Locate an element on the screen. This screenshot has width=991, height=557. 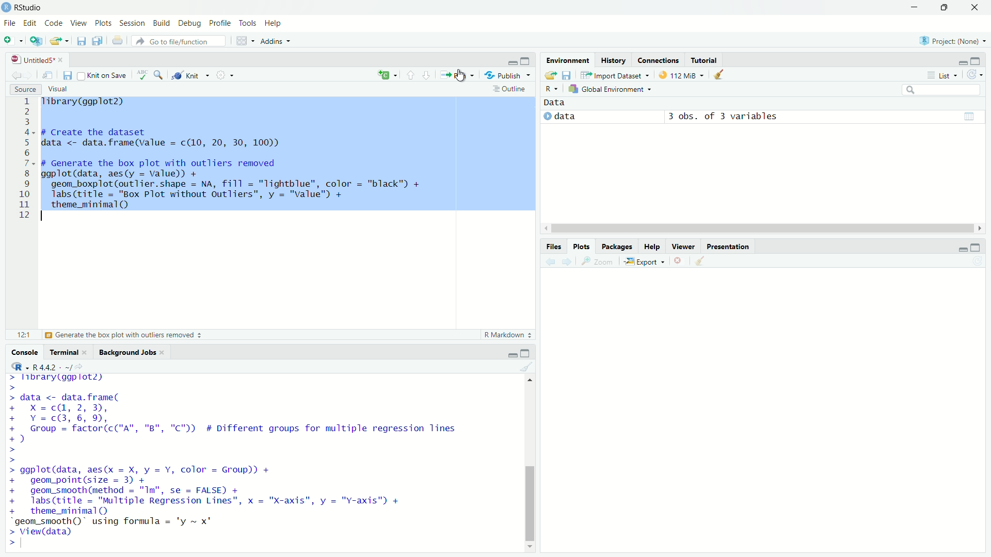
R Markdown is located at coordinates (503, 334).